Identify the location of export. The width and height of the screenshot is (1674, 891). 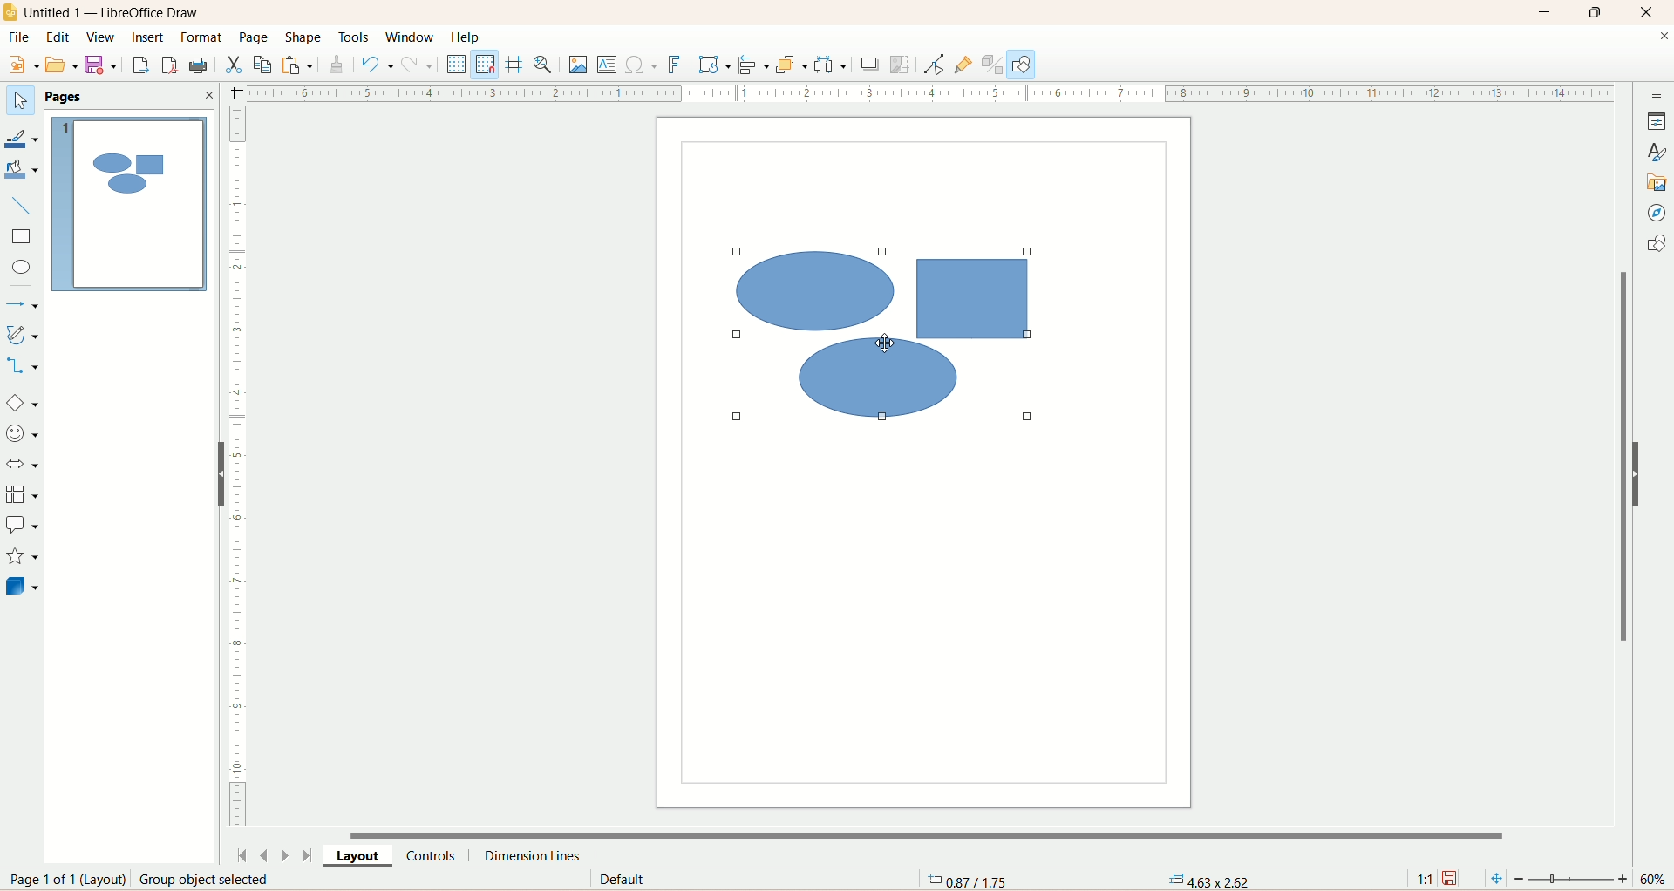
(139, 65).